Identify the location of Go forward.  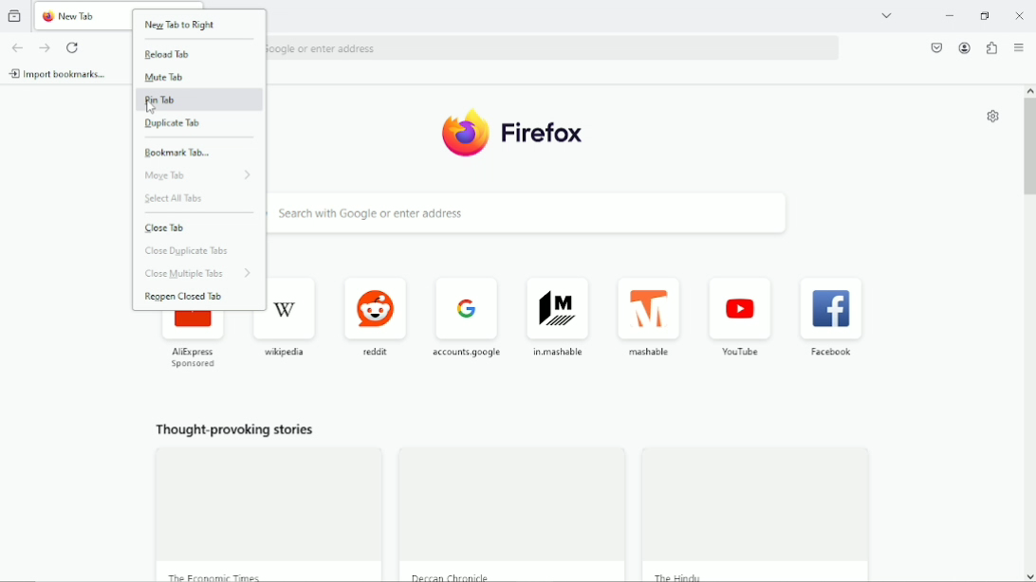
(45, 47).